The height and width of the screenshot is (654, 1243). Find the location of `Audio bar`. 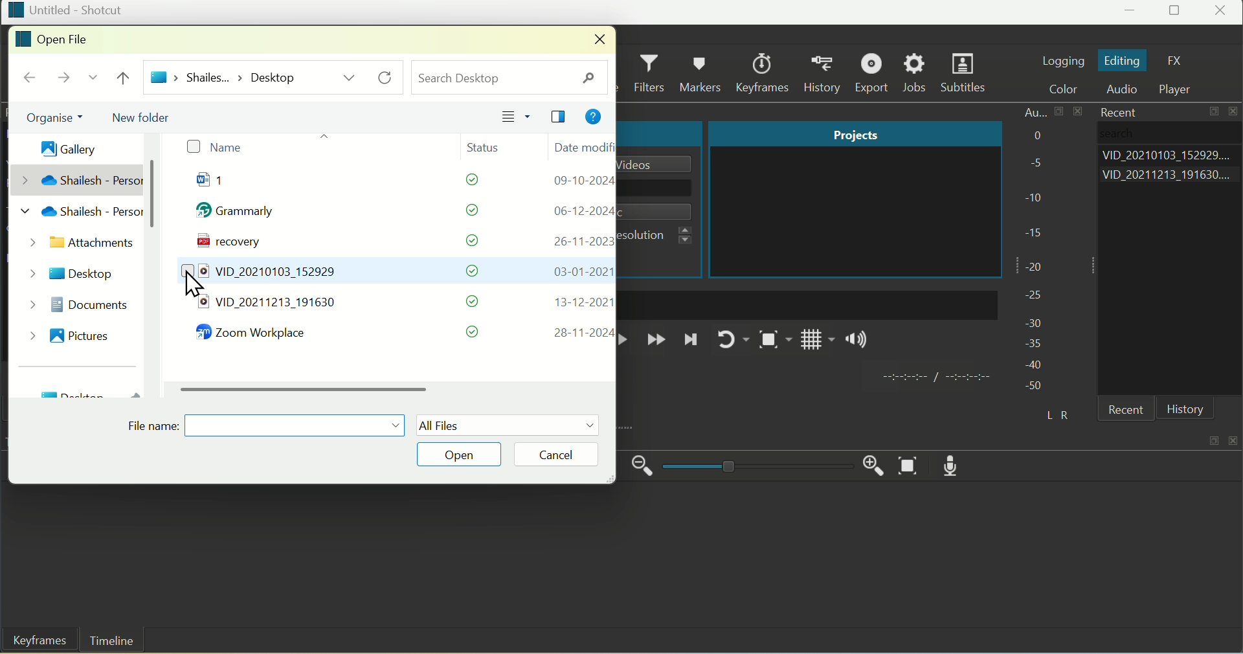

Audio bar is located at coordinates (1034, 247).